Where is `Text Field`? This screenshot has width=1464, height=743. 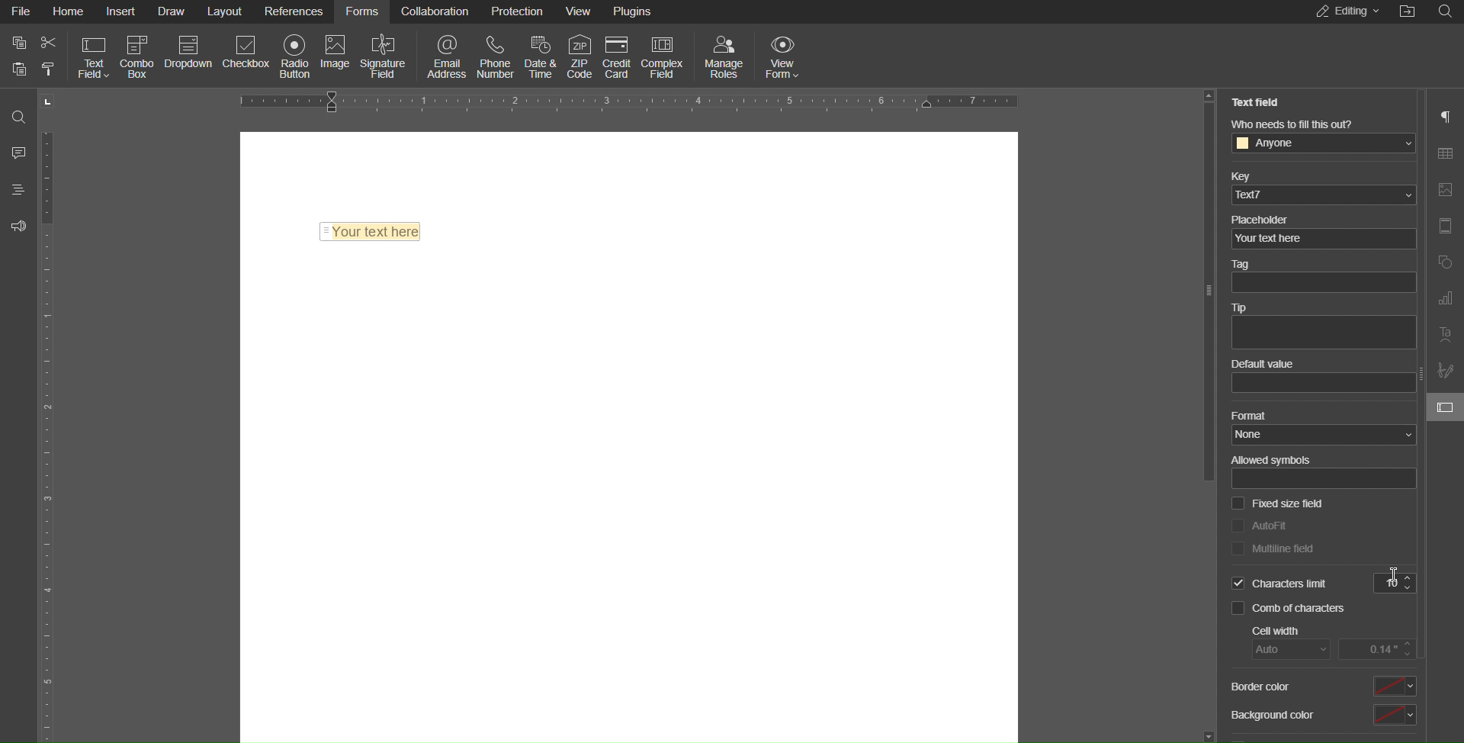
Text Field is located at coordinates (91, 57).